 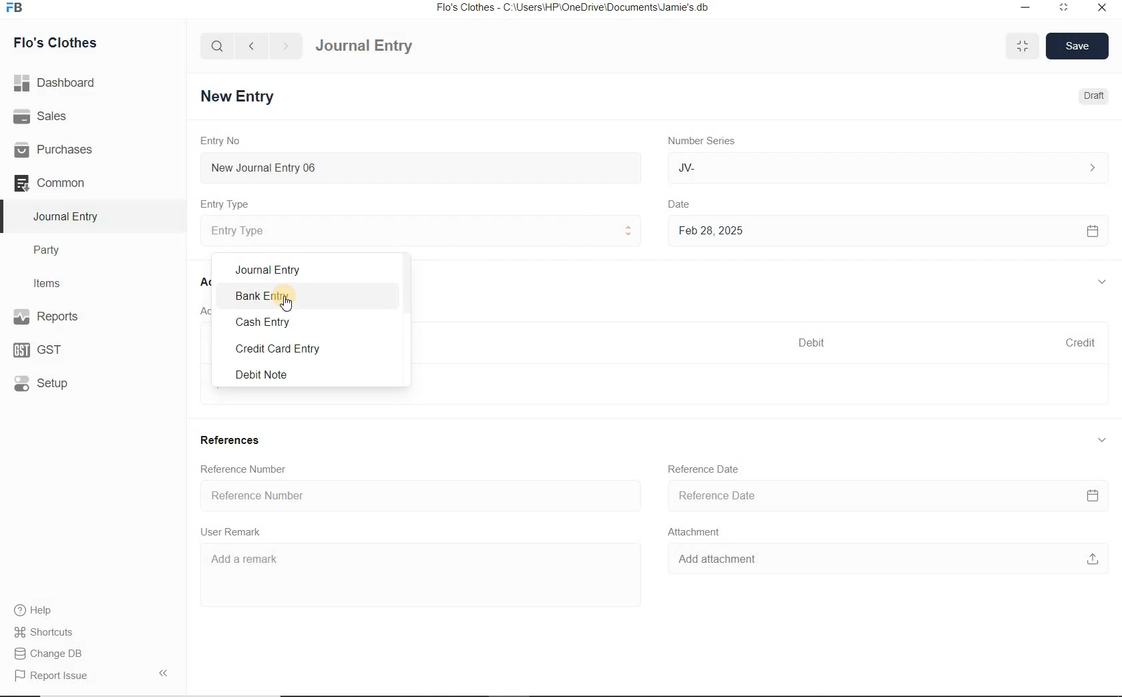 I want to click on Setup, so click(x=54, y=383).